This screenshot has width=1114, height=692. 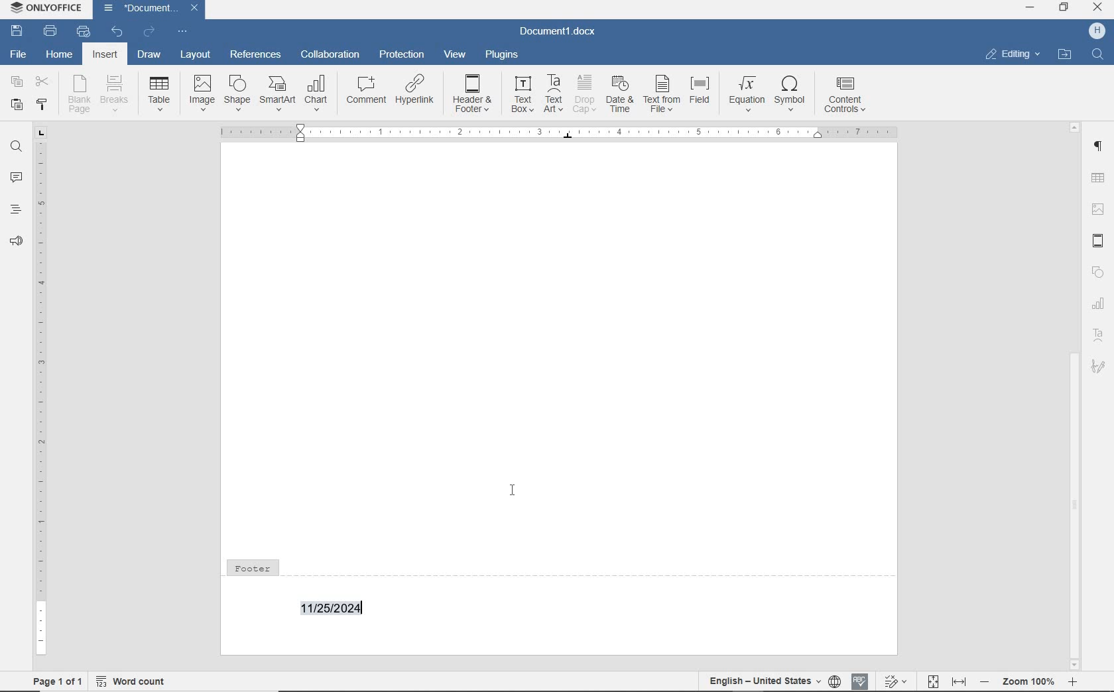 I want to click on zoom 100%, so click(x=1027, y=681).